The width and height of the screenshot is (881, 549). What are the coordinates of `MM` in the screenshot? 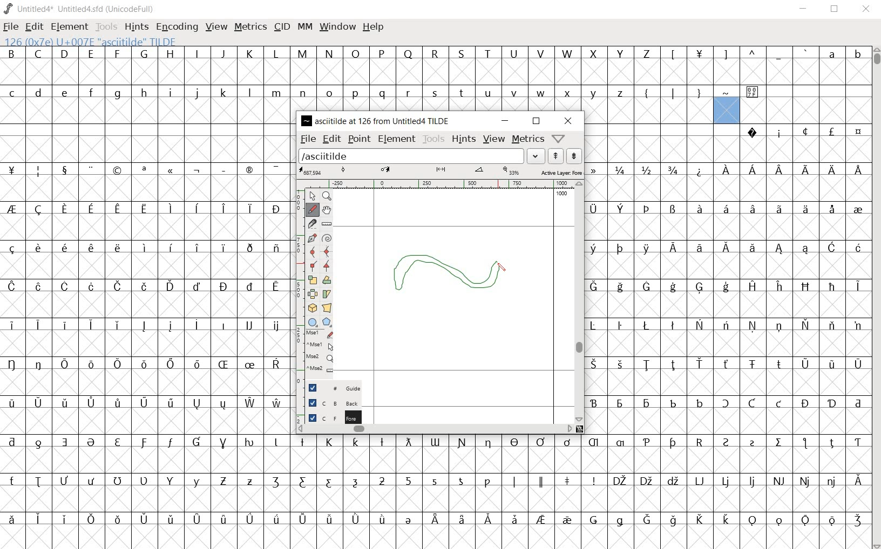 It's located at (304, 29).